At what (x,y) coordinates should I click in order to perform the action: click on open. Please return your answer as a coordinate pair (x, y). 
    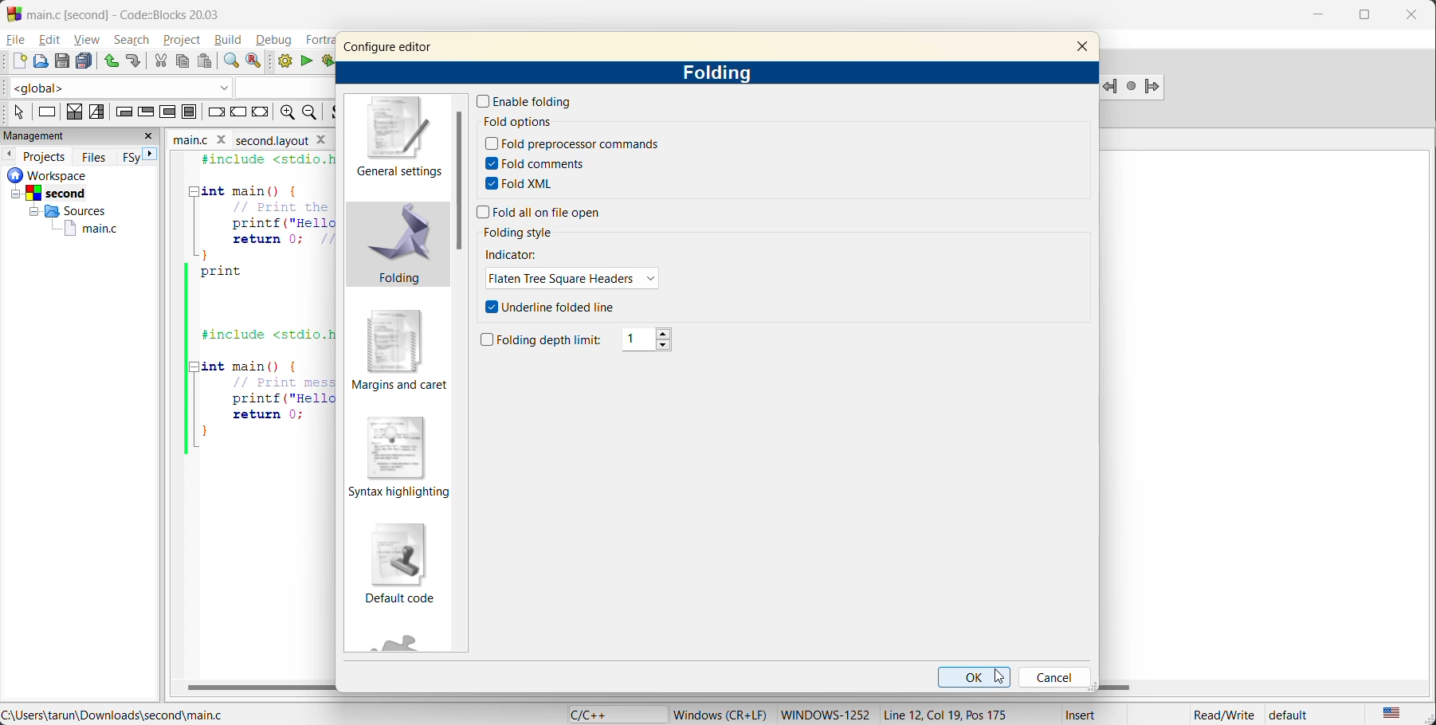
    Looking at the image, I should click on (43, 61).